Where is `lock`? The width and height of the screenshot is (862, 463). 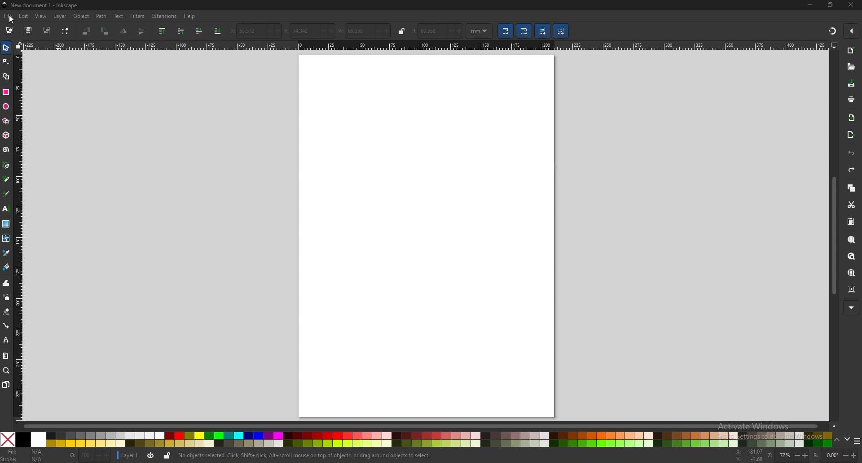 lock is located at coordinates (402, 31).